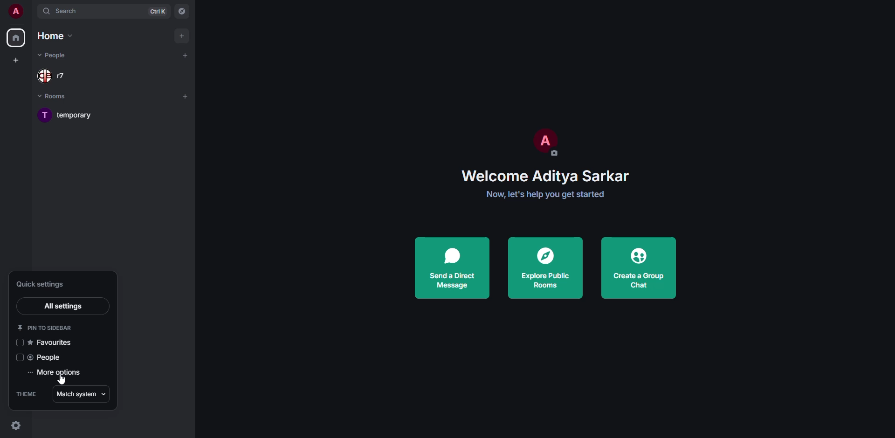  Describe the element at coordinates (546, 175) in the screenshot. I see `welcome` at that location.